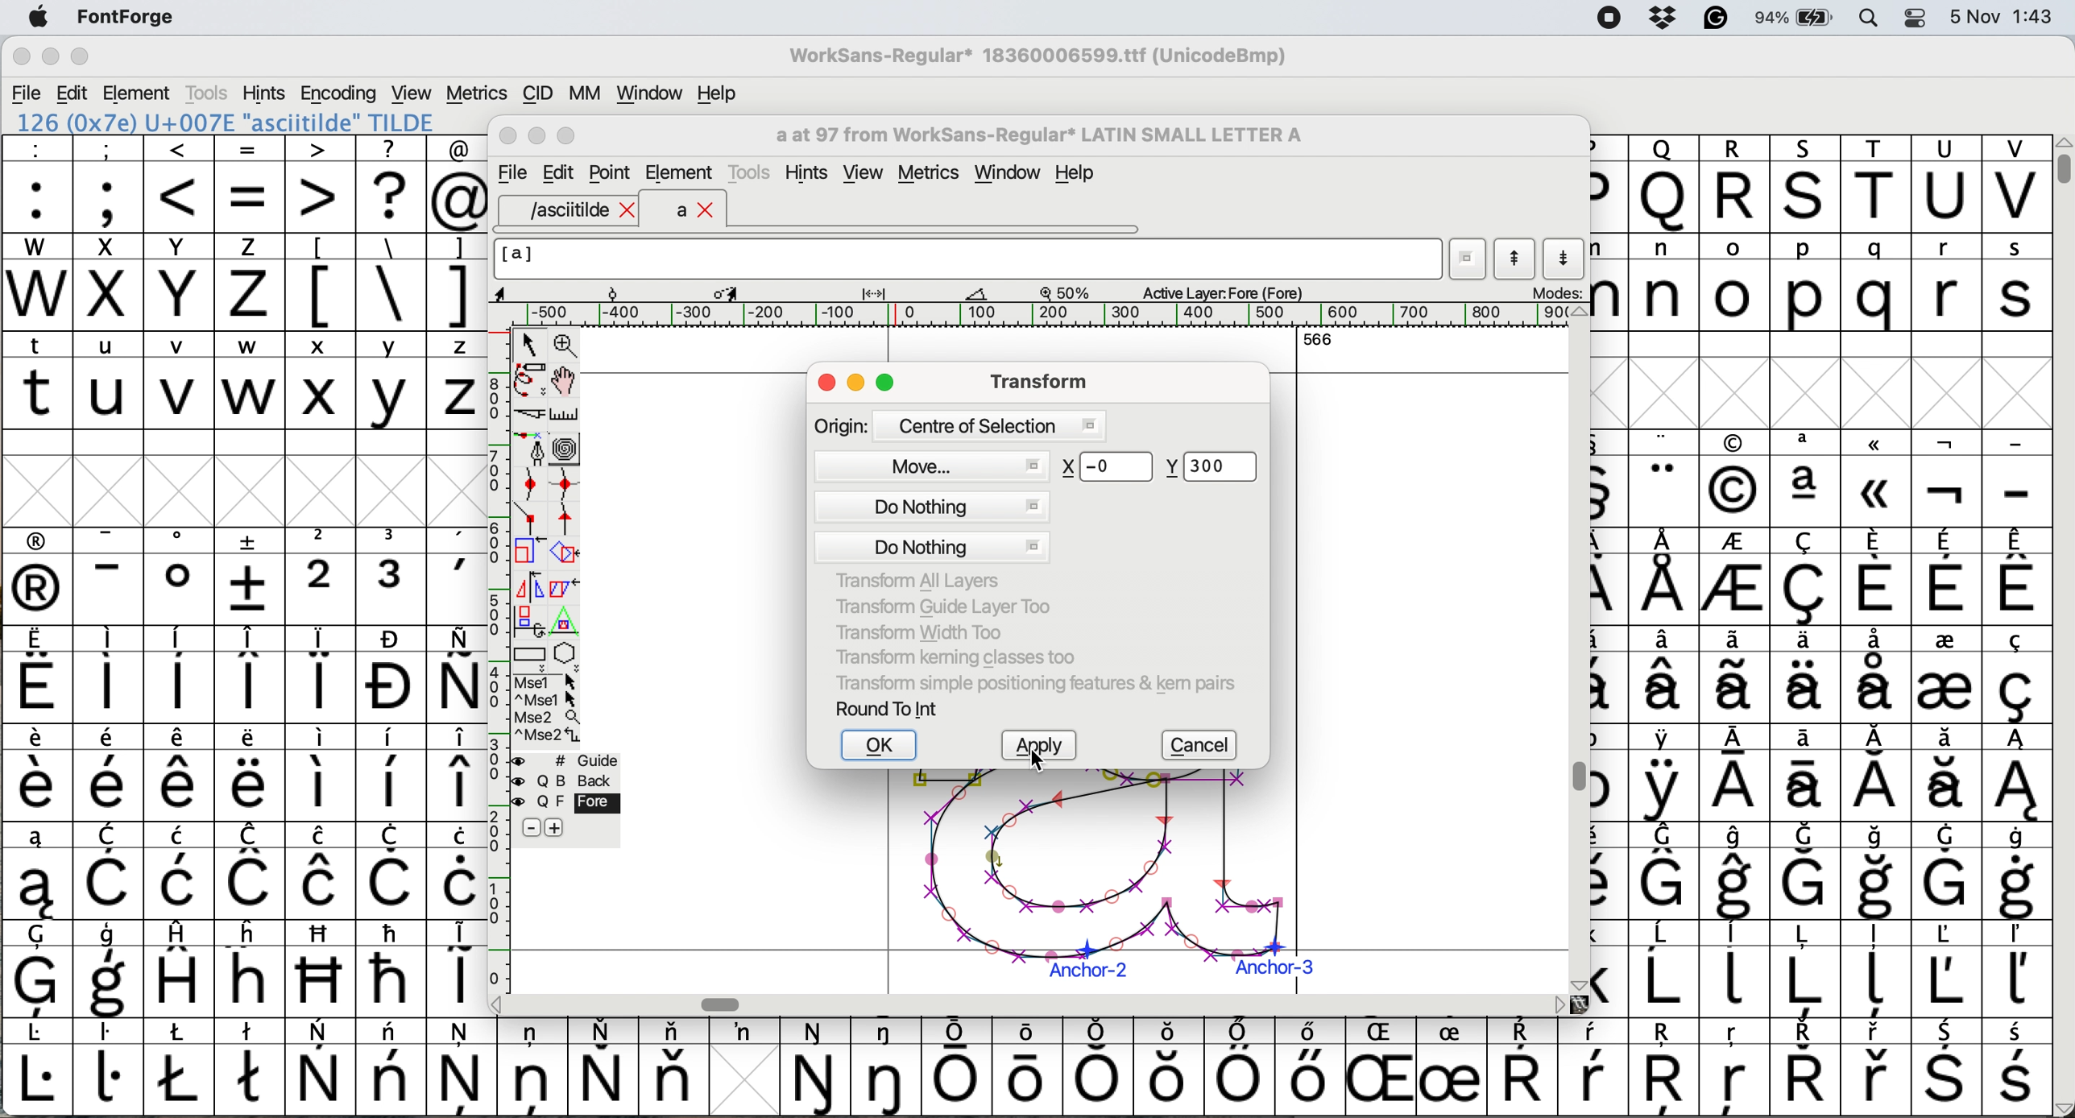  What do you see at coordinates (726, 1004) in the screenshot?
I see `Horizontal scroll bar` at bounding box center [726, 1004].